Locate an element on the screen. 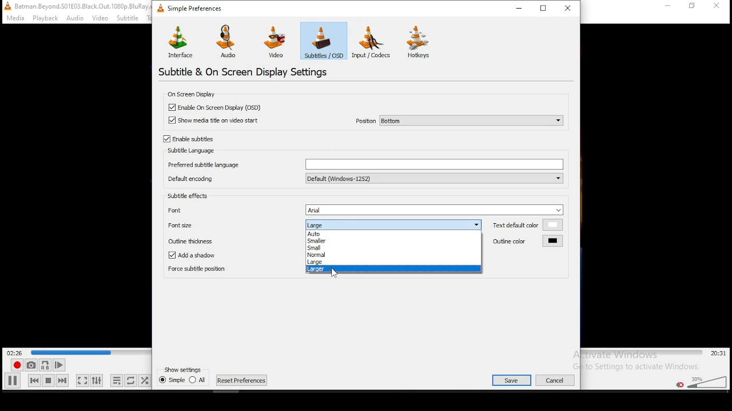 The image size is (732, 411). hotkeys is located at coordinates (419, 41).